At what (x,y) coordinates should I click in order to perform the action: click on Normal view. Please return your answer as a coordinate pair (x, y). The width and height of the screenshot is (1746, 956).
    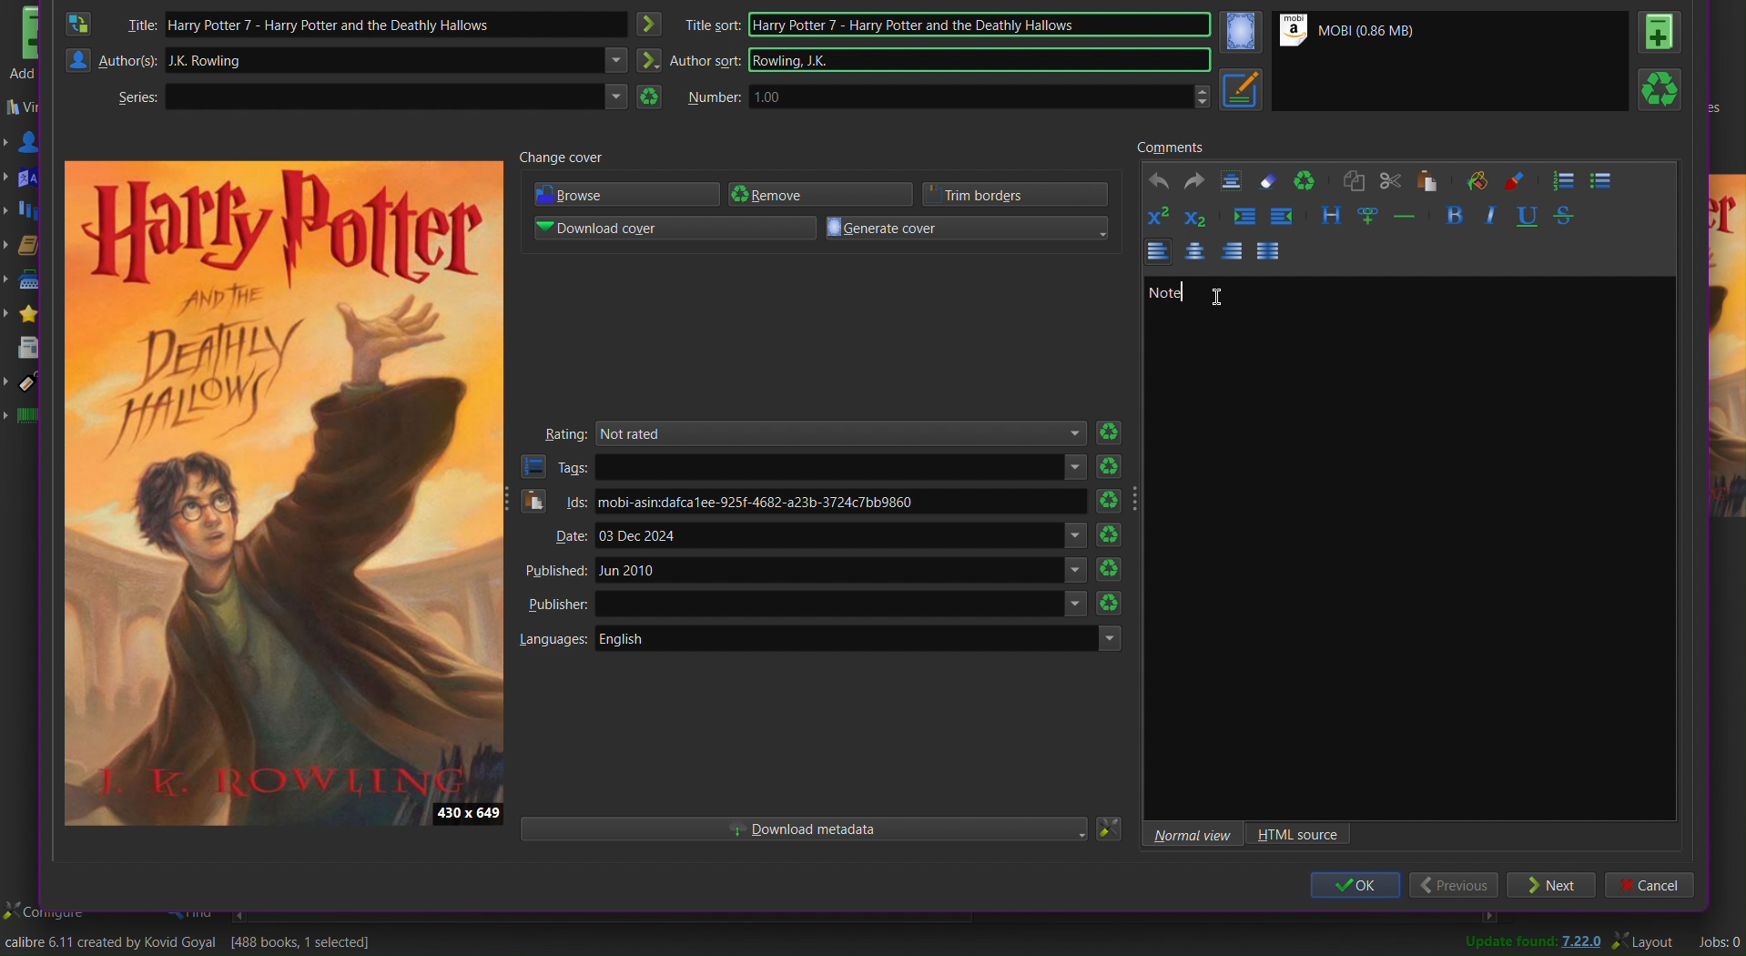
    Looking at the image, I should click on (1192, 834).